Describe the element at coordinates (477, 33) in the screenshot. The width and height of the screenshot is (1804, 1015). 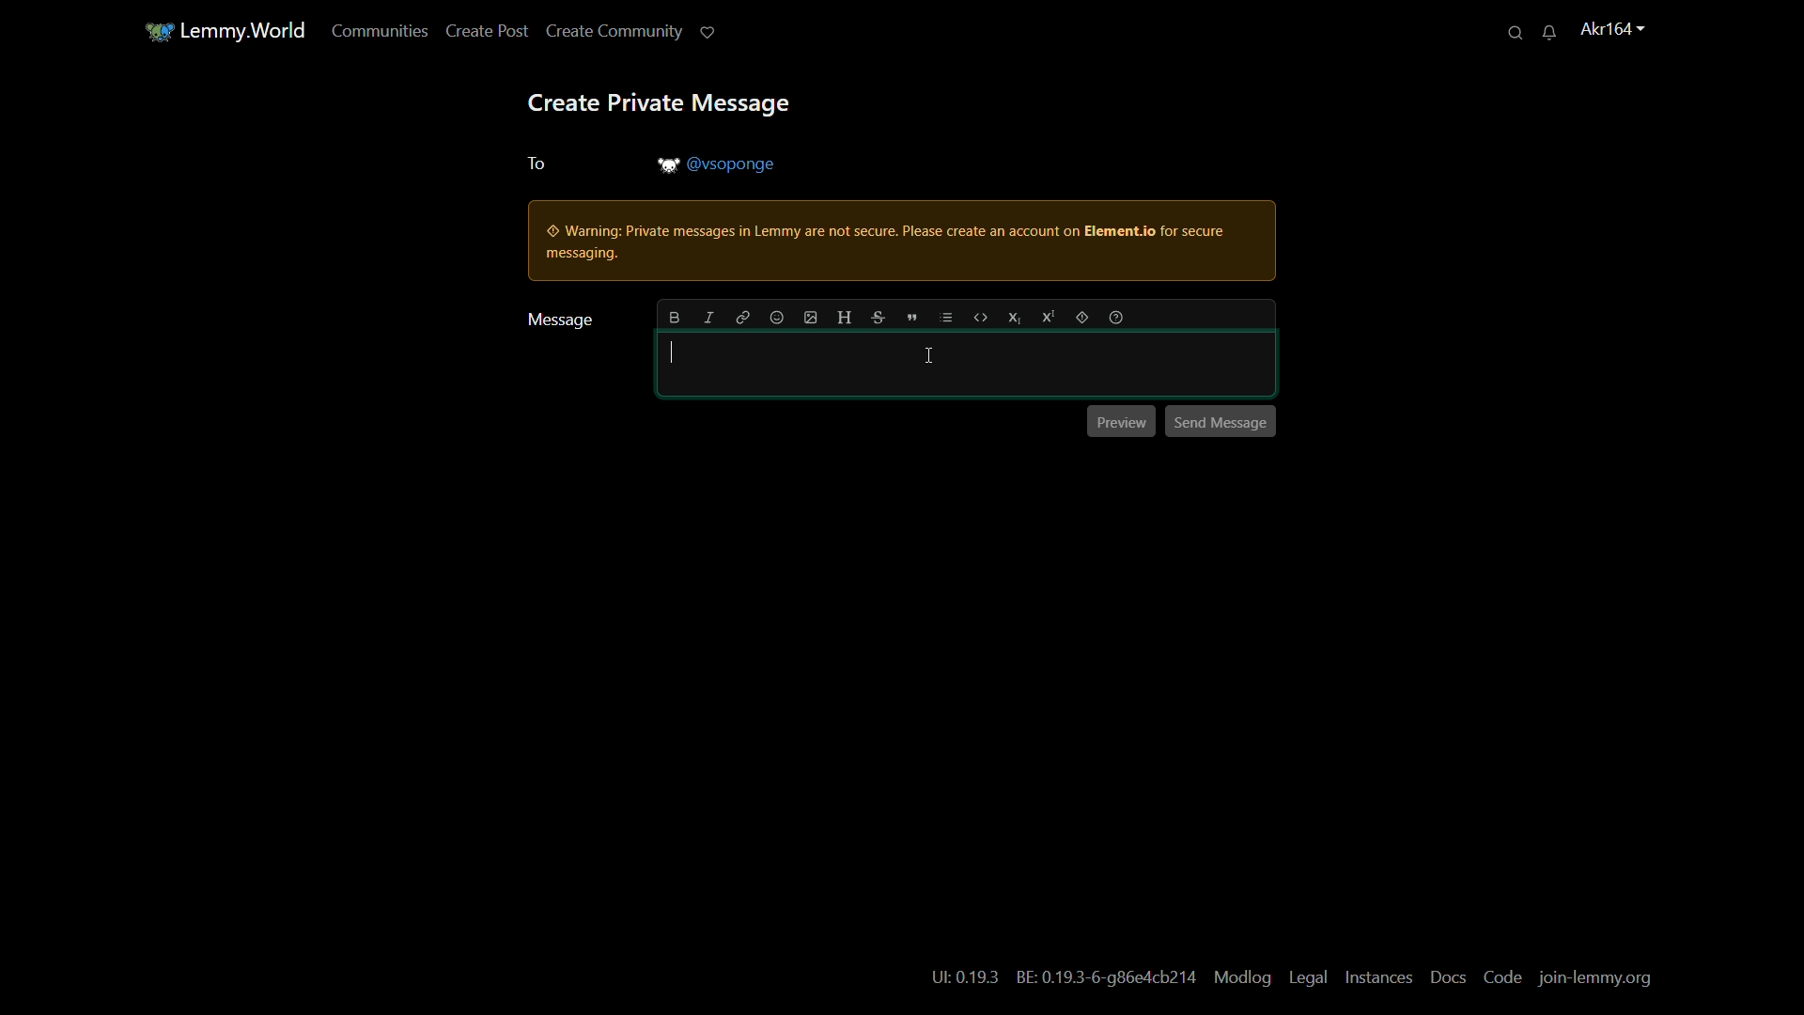
I see `create post` at that location.